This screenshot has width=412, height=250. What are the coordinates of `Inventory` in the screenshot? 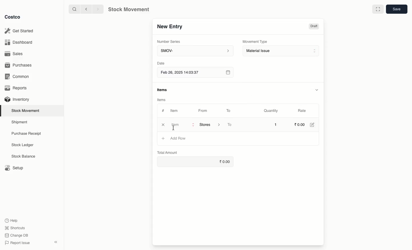 It's located at (18, 100).